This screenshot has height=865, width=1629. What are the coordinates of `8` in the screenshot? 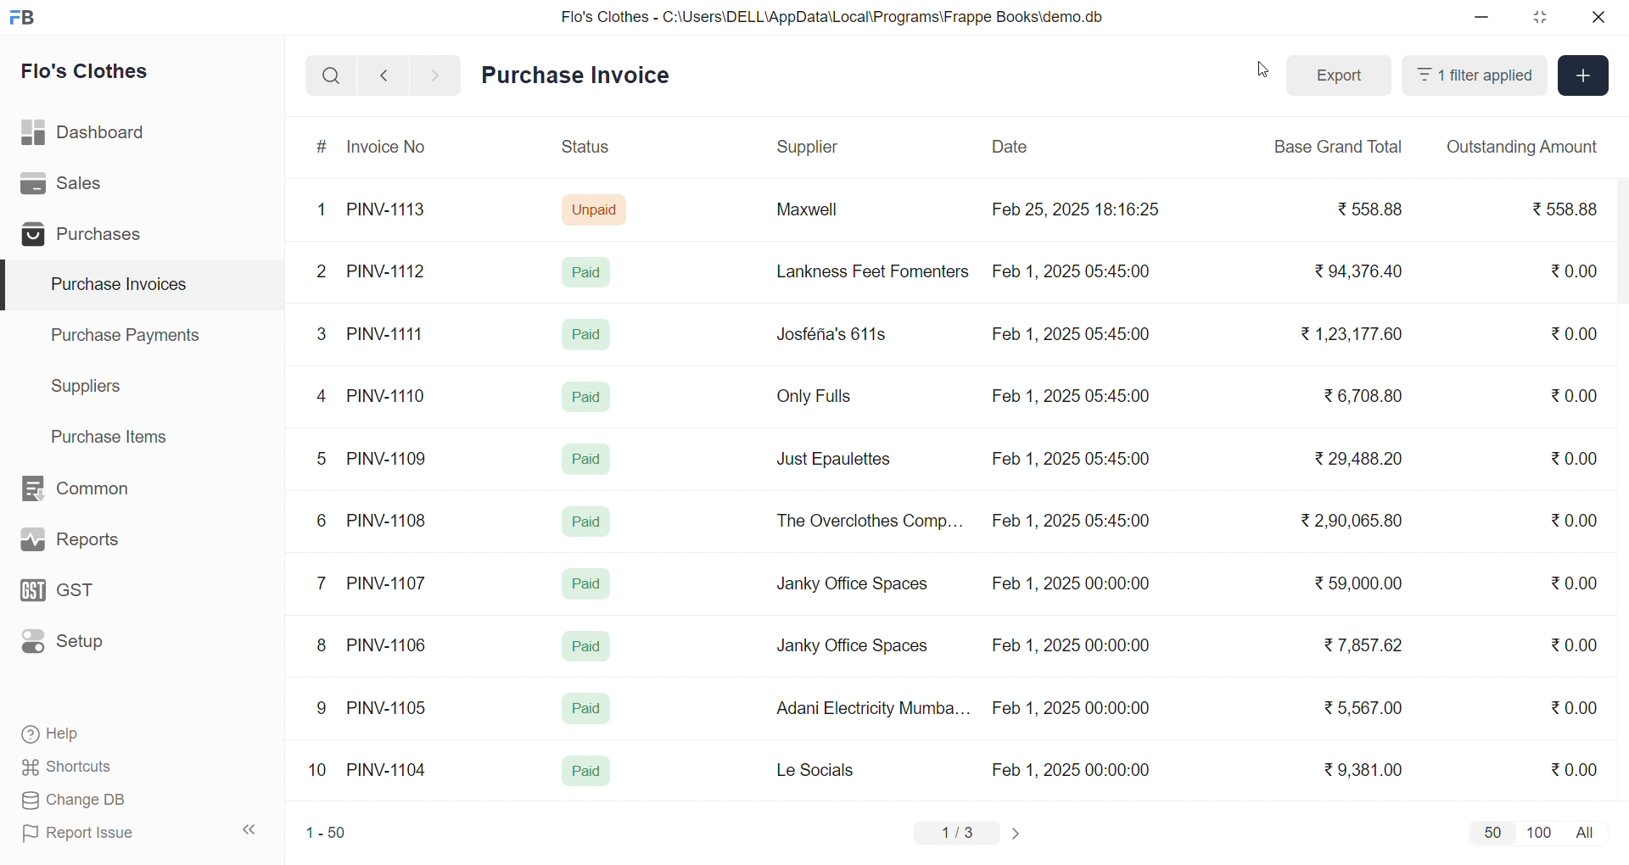 It's located at (322, 647).